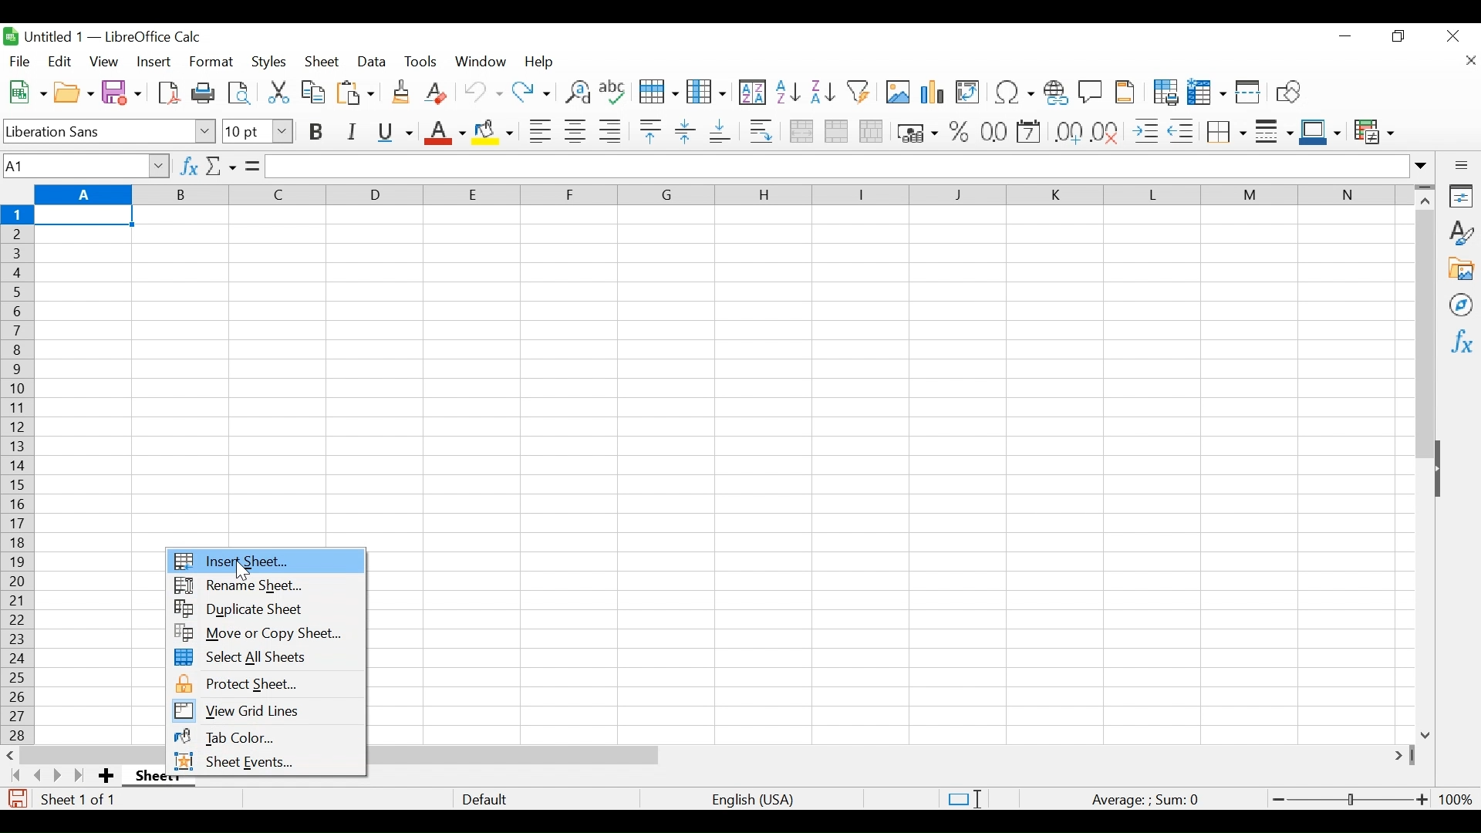 The height and width of the screenshot is (833, 1481). What do you see at coordinates (268, 712) in the screenshot?
I see `View Grid lines` at bounding box center [268, 712].